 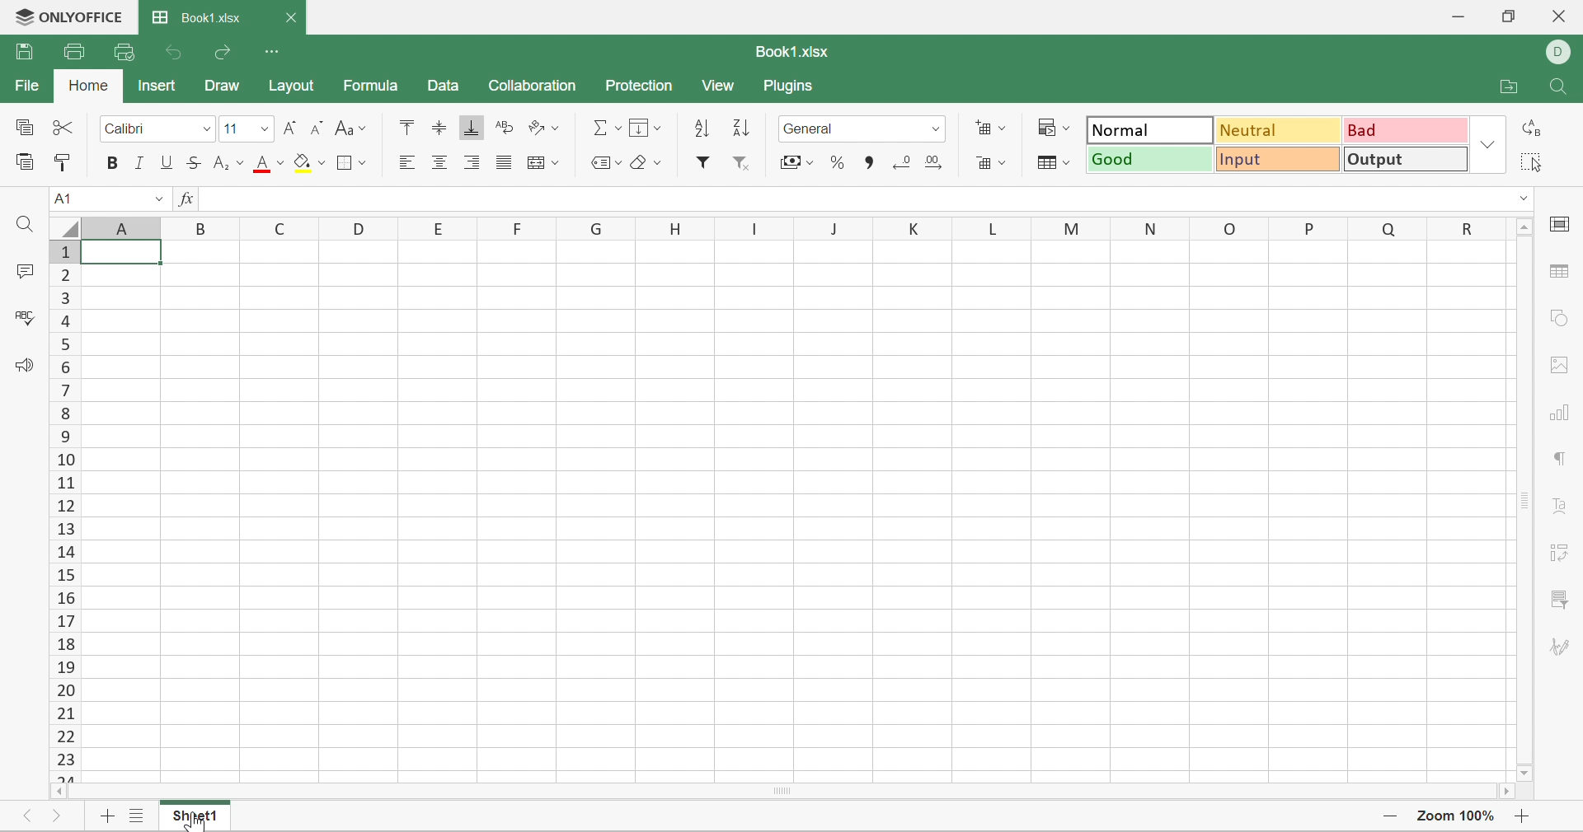 I want to click on Data, so click(x=444, y=86).